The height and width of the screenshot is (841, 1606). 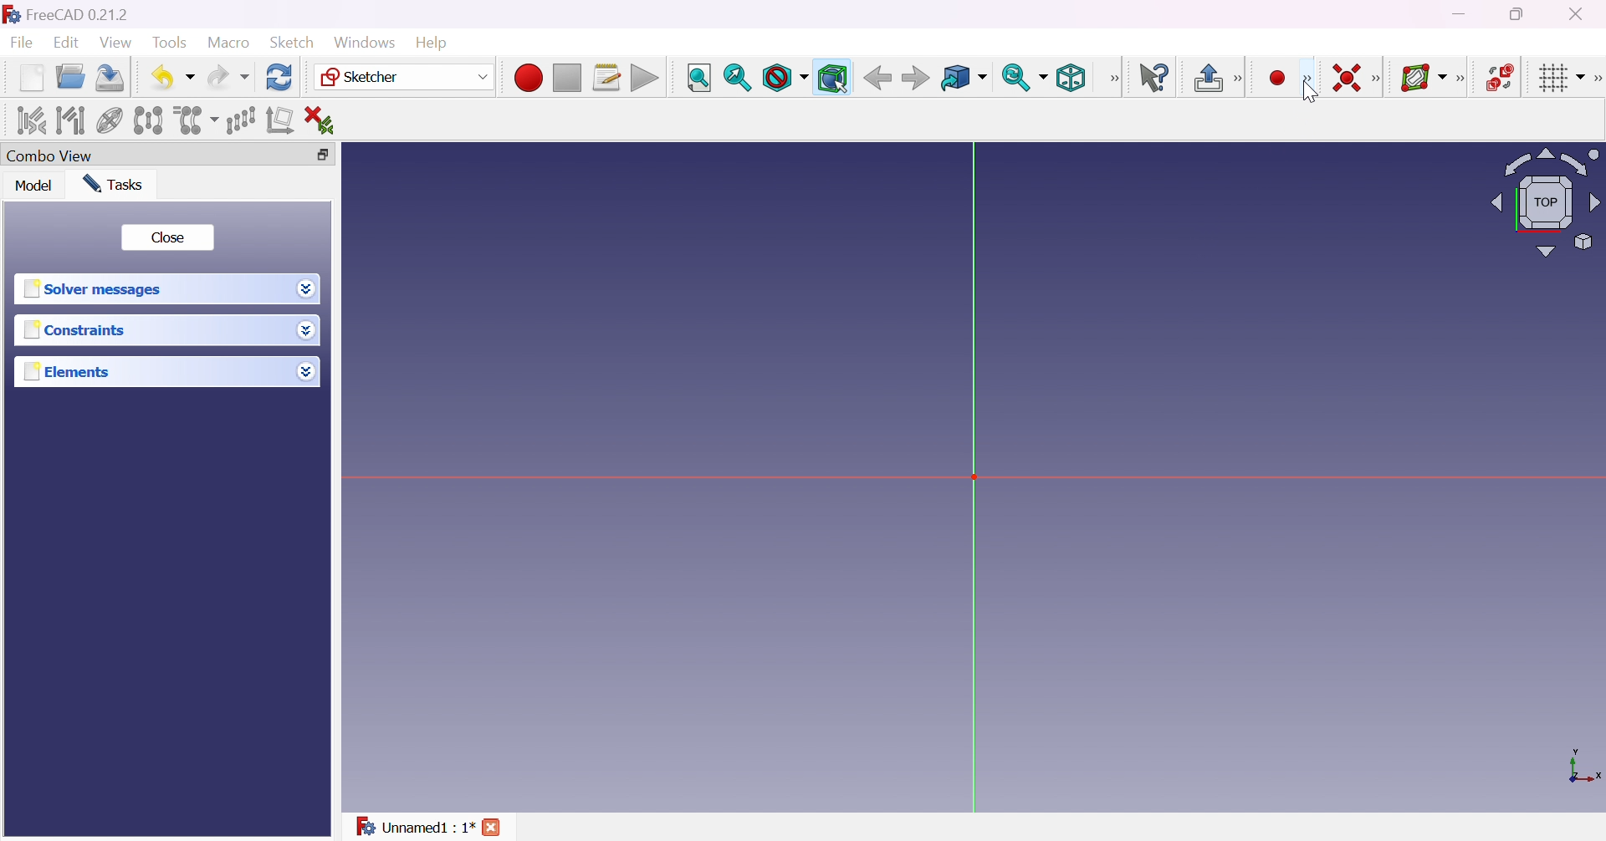 What do you see at coordinates (28, 120) in the screenshot?
I see `Select associated constraints` at bounding box center [28, 120].